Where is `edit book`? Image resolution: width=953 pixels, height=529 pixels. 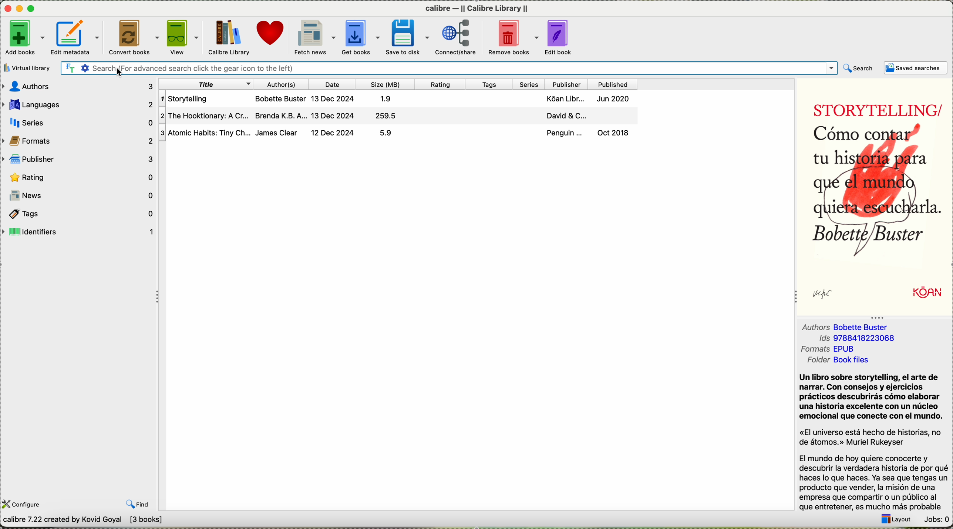
edit book is located at coordinates (559, 36).